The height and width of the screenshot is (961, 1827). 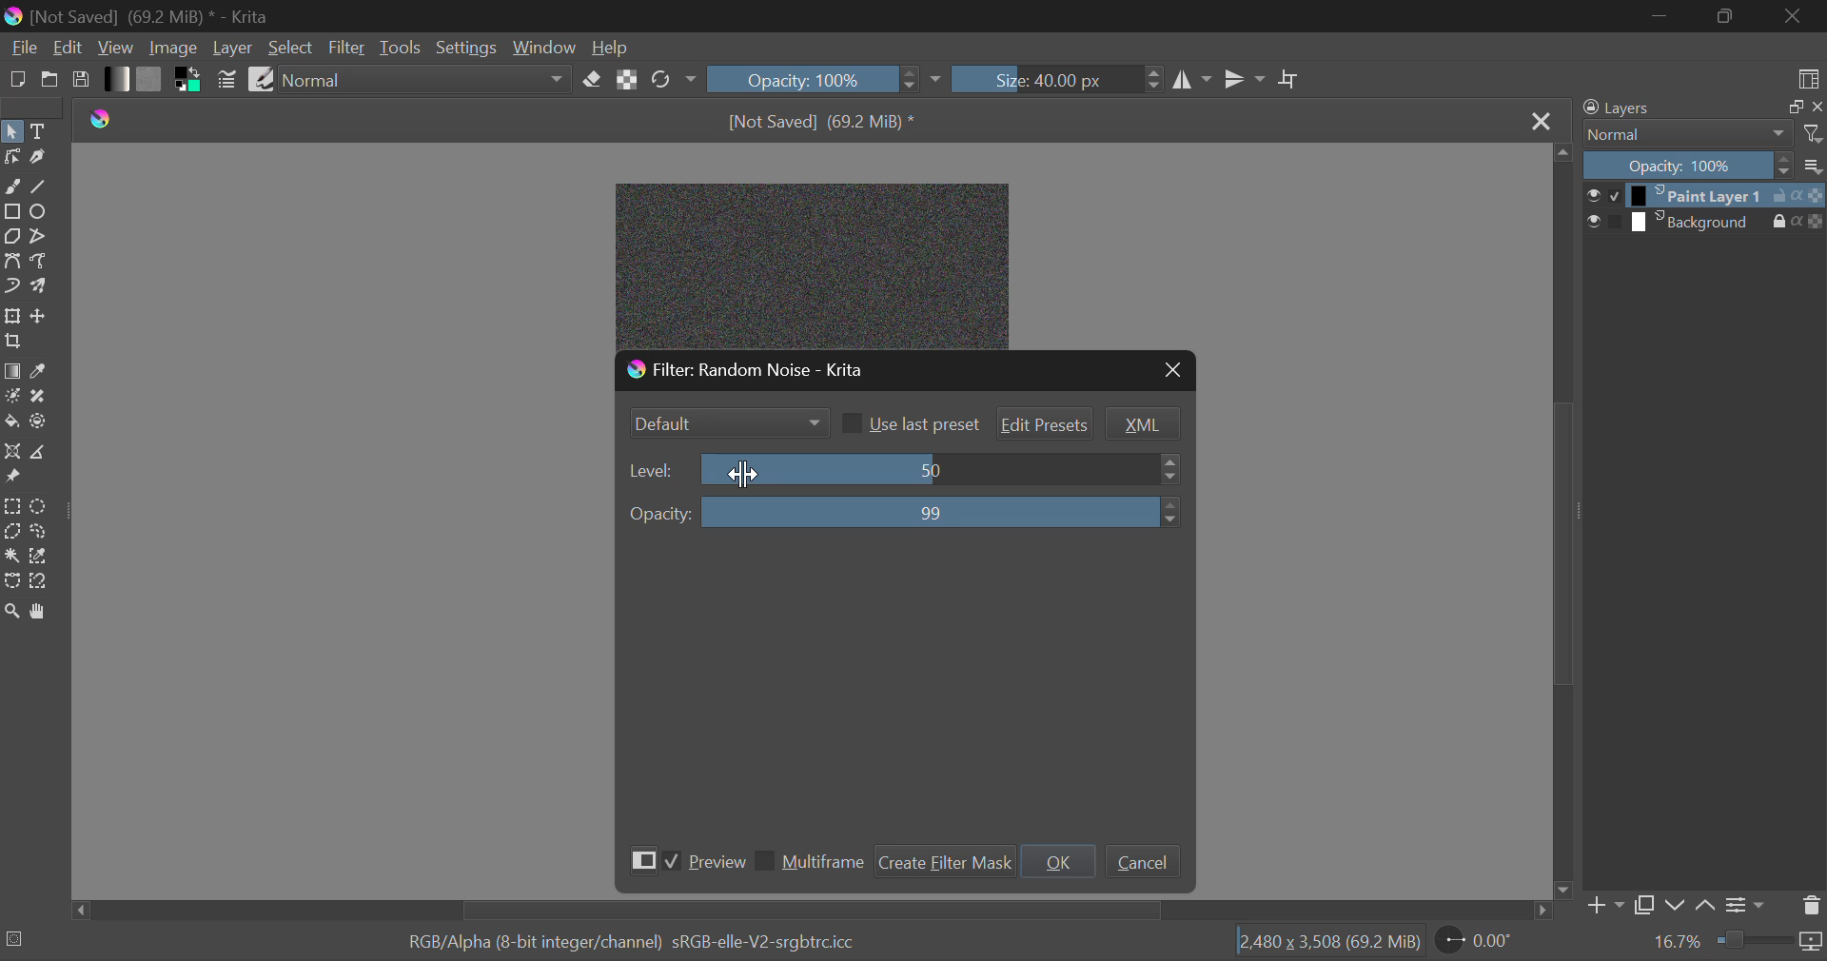 I want to click on 2,480x3508 (69.2) mib, so click(x=1323, y=945).